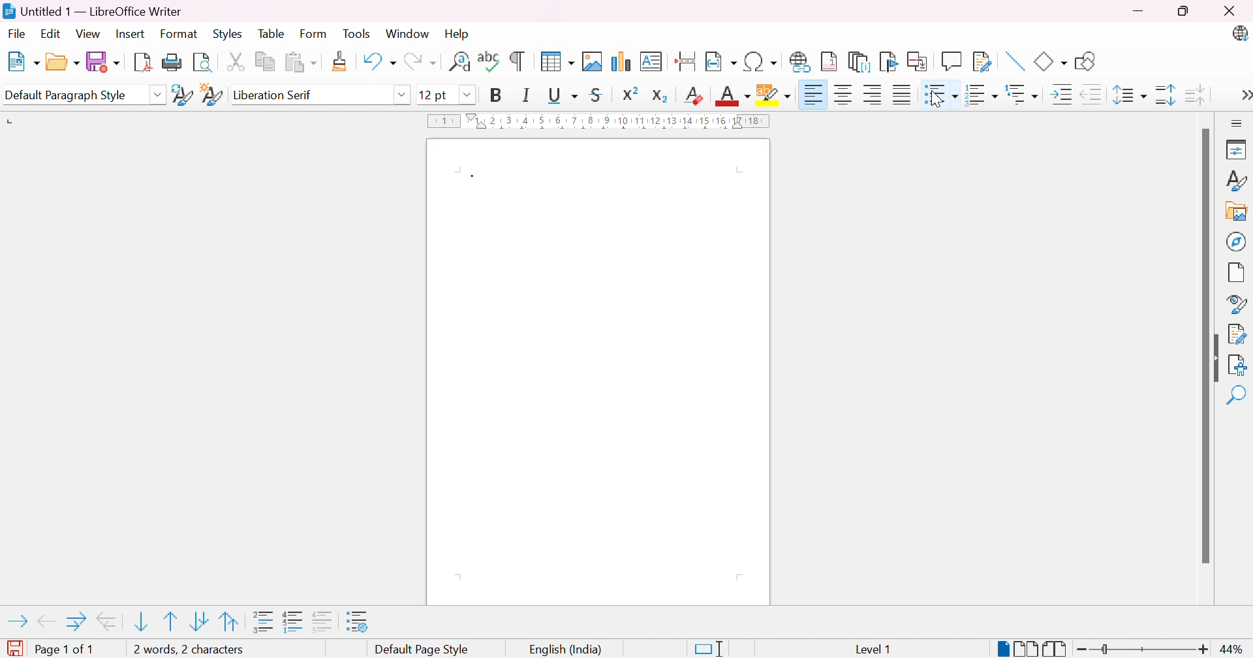 The width and height of the screenshot is (1253, 658). What do you see at coordinates (206, 63) in the screenshot?
I see `Toggle print preview` at bounding box center [206, 63].